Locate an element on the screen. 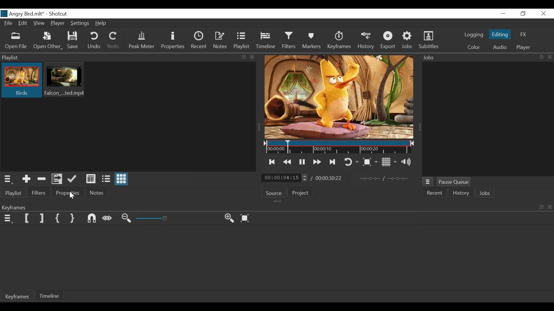 This screenshot has width=554, height=311. Jobs is located at coordinates (408, 41).